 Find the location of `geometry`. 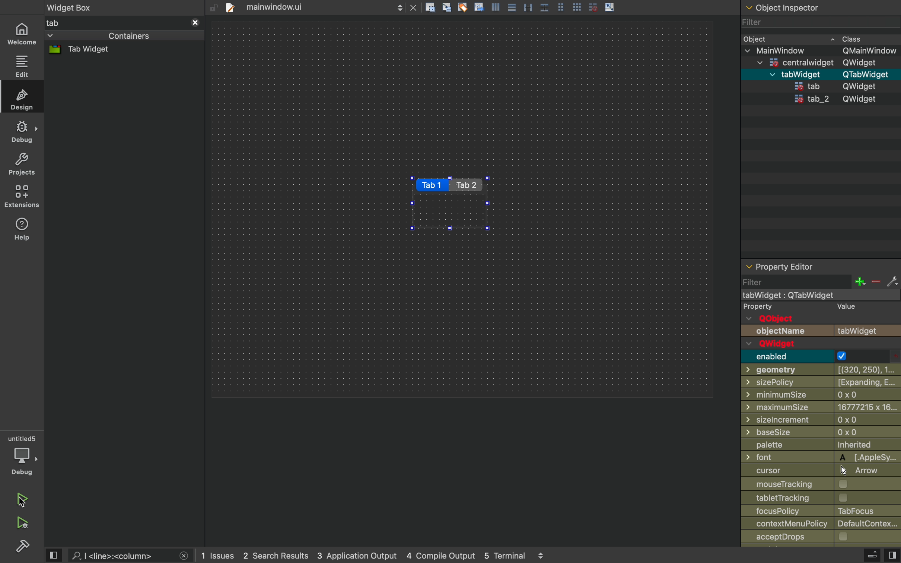

geometry is located at coordinates (819, 370).